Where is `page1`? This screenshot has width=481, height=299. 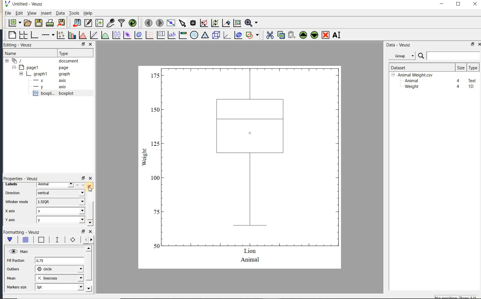
page1 is located at coordinates (41, 68).